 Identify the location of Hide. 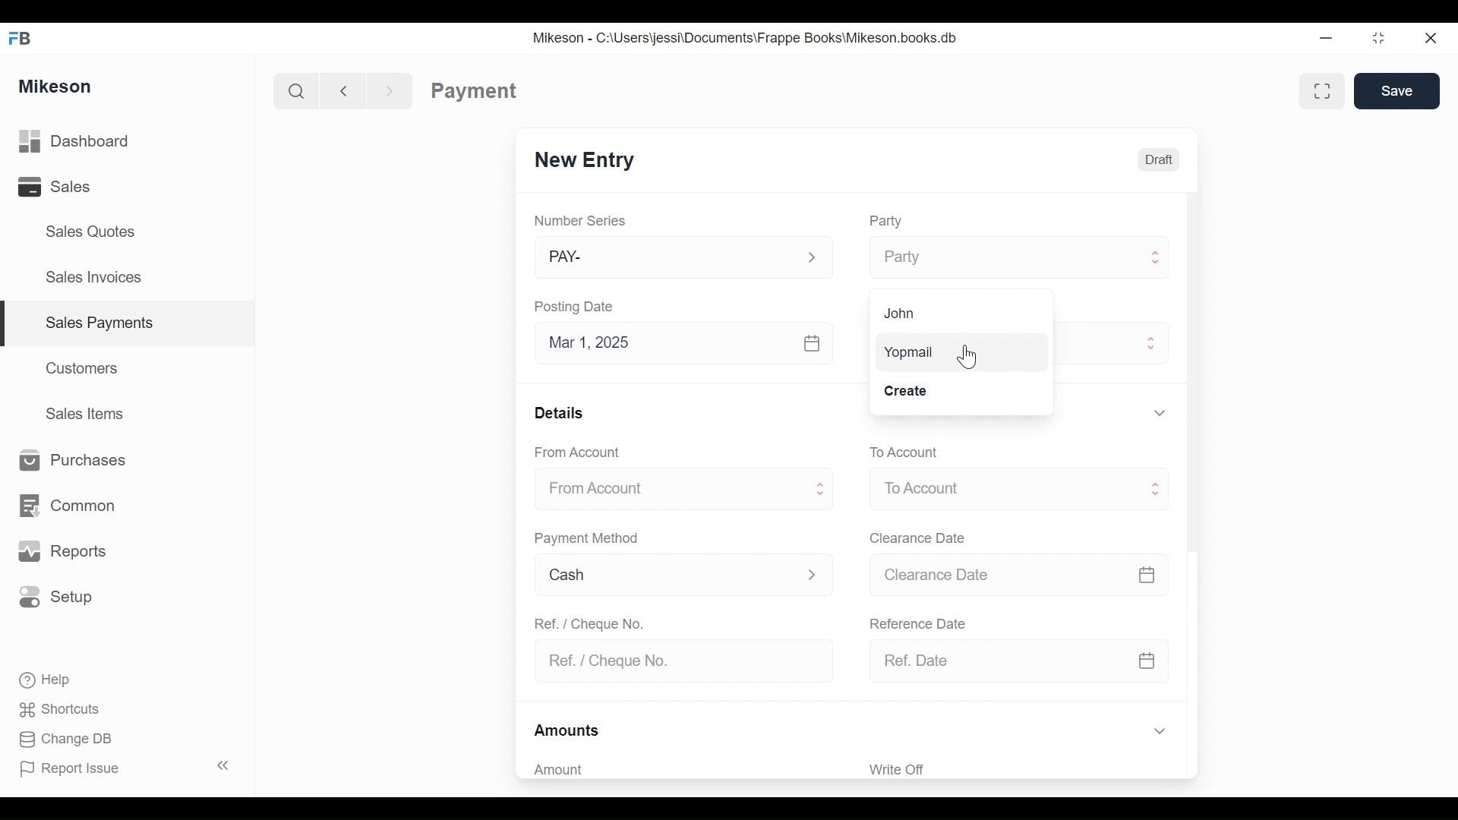
(1158, 729).